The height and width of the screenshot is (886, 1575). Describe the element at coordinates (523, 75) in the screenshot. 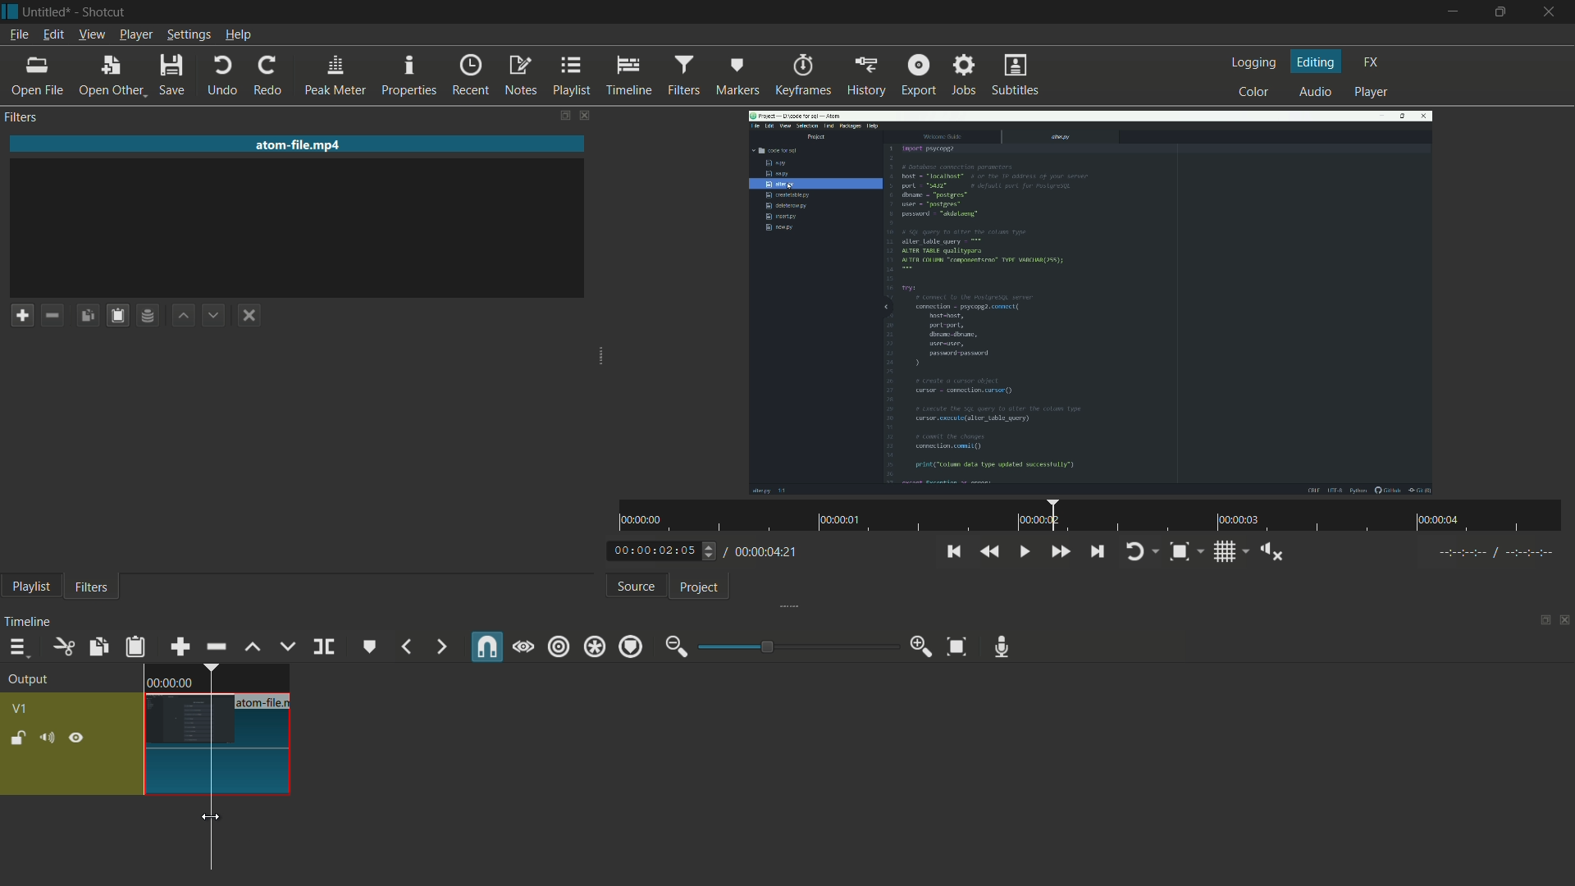

I see `notes` at that location.